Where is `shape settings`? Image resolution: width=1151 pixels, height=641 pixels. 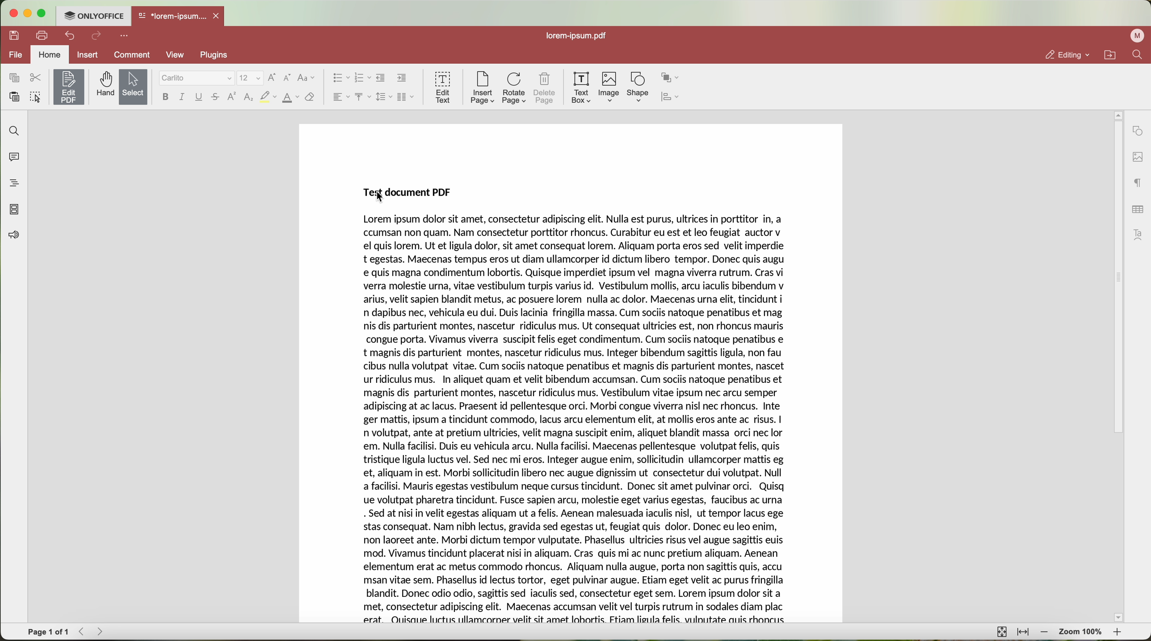
shape settings is located at coordinates (1137, 129).